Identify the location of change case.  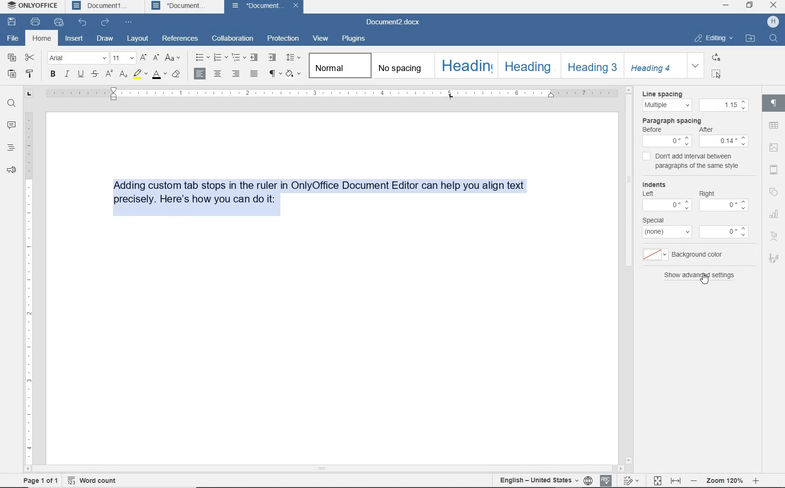
(175, 58).